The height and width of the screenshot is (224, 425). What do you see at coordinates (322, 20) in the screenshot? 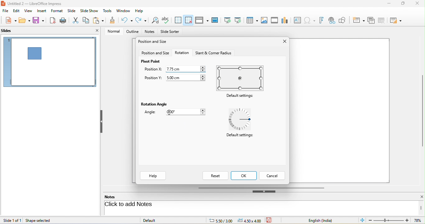
I see `font work text` at bounding box center [322, 20].